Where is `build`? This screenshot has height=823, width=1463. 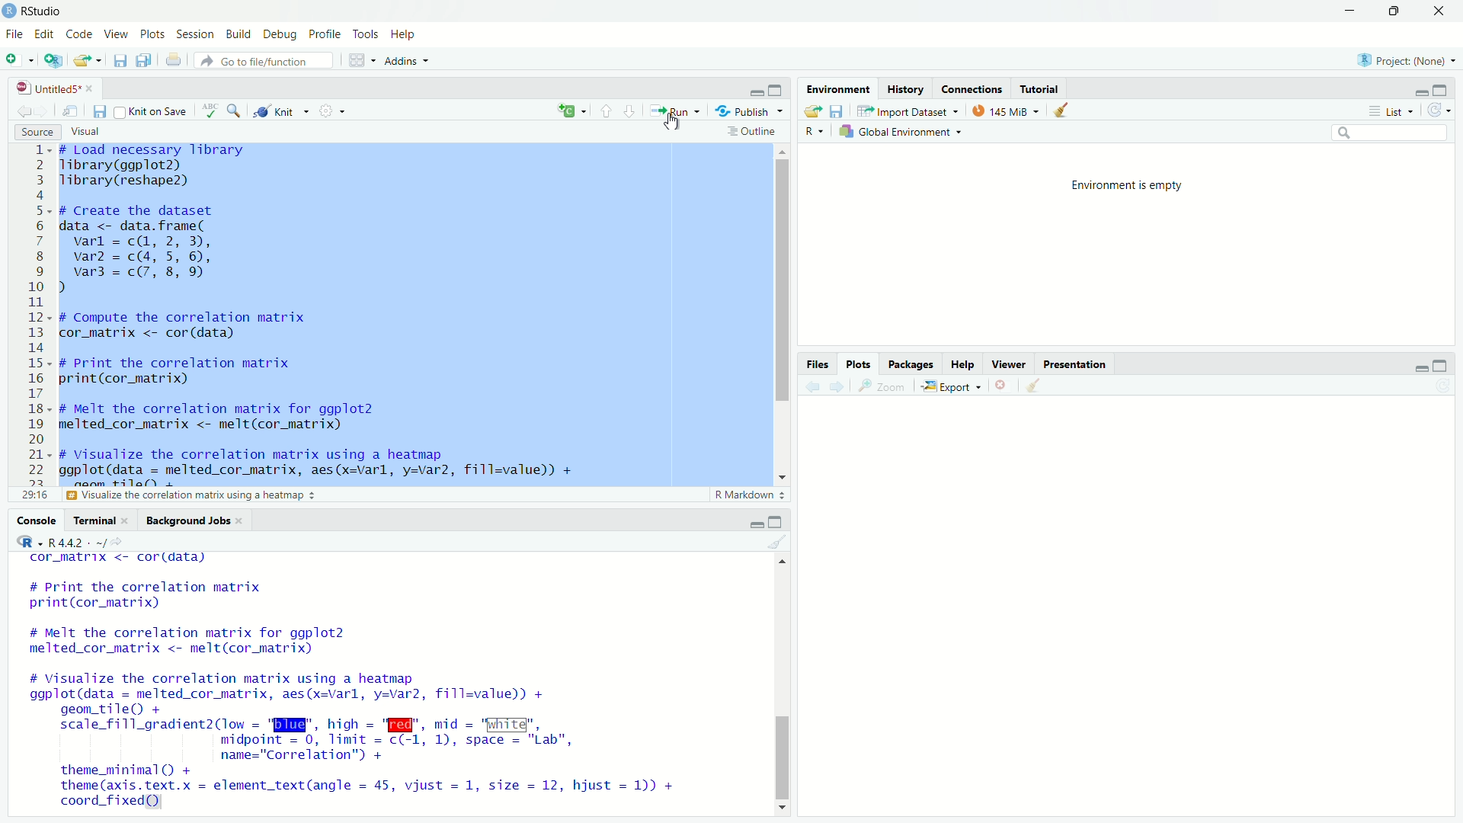
build is located at coordinates (239, 34).